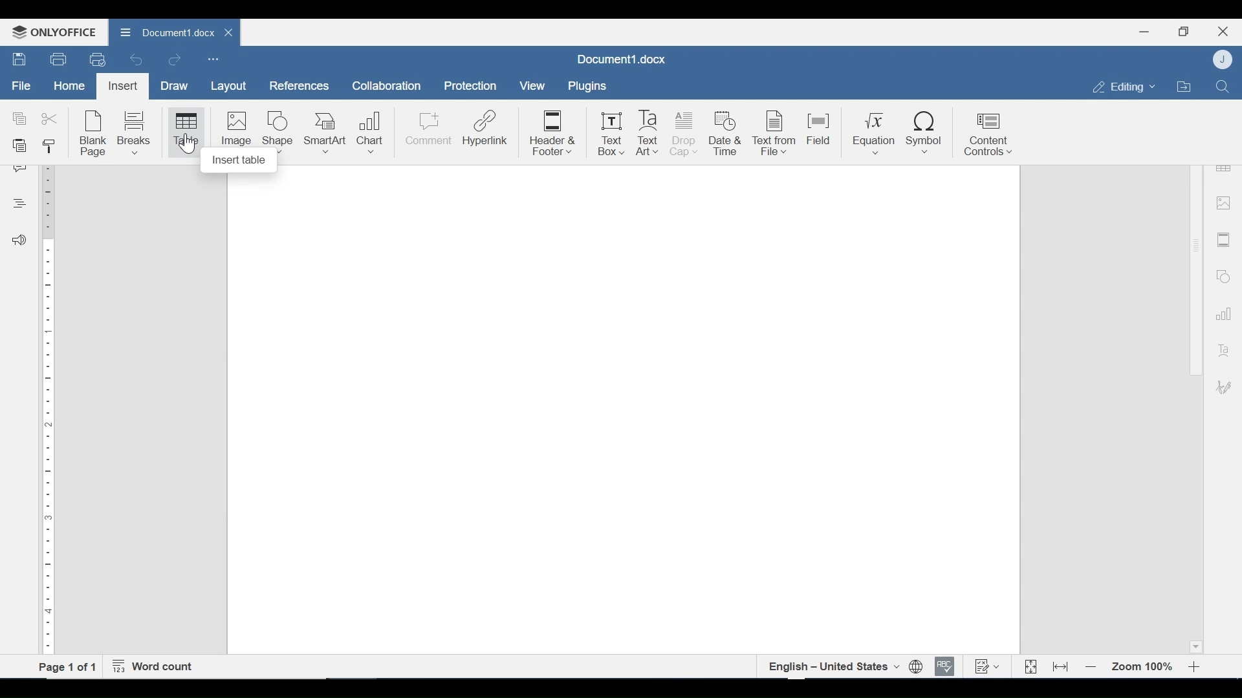  What do you see at coordinates (19, 202) in the screenshot?
I see `Headings` at bounding box center [19, 202].